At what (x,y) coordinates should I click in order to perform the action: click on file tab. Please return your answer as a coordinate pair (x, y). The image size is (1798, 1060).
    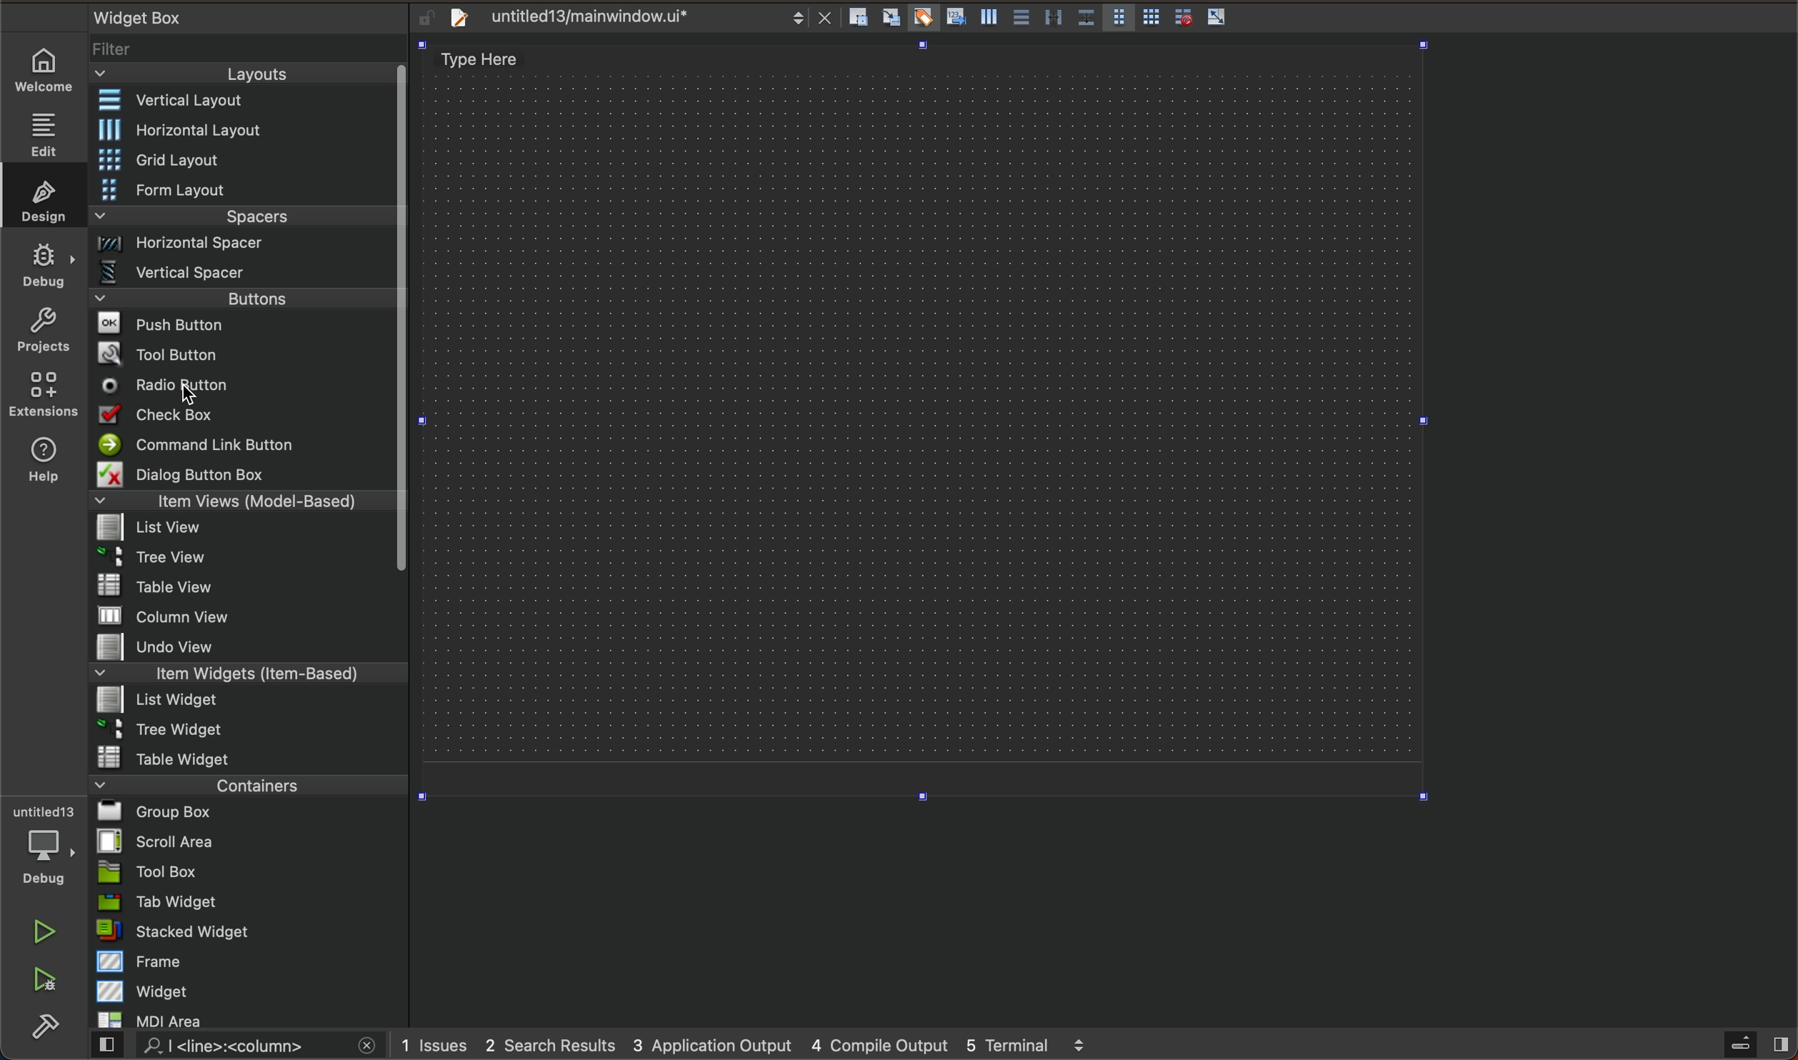
    Looking at the image, I should click on (636, 18).